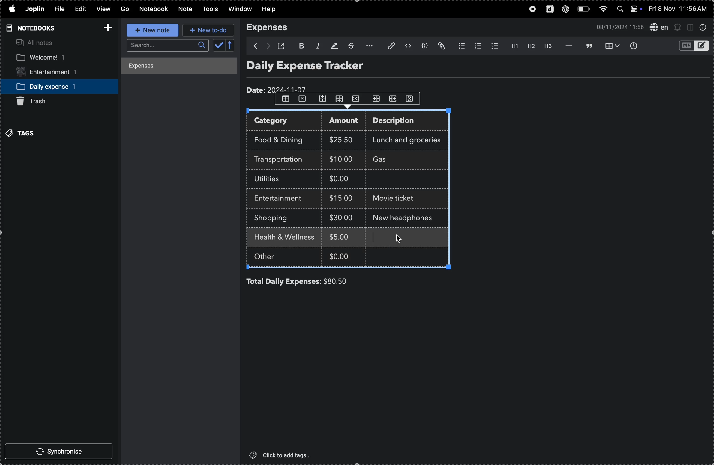 The height and width of the screenshot is (465, 714). I want to click on spell check, so click(658, 27).